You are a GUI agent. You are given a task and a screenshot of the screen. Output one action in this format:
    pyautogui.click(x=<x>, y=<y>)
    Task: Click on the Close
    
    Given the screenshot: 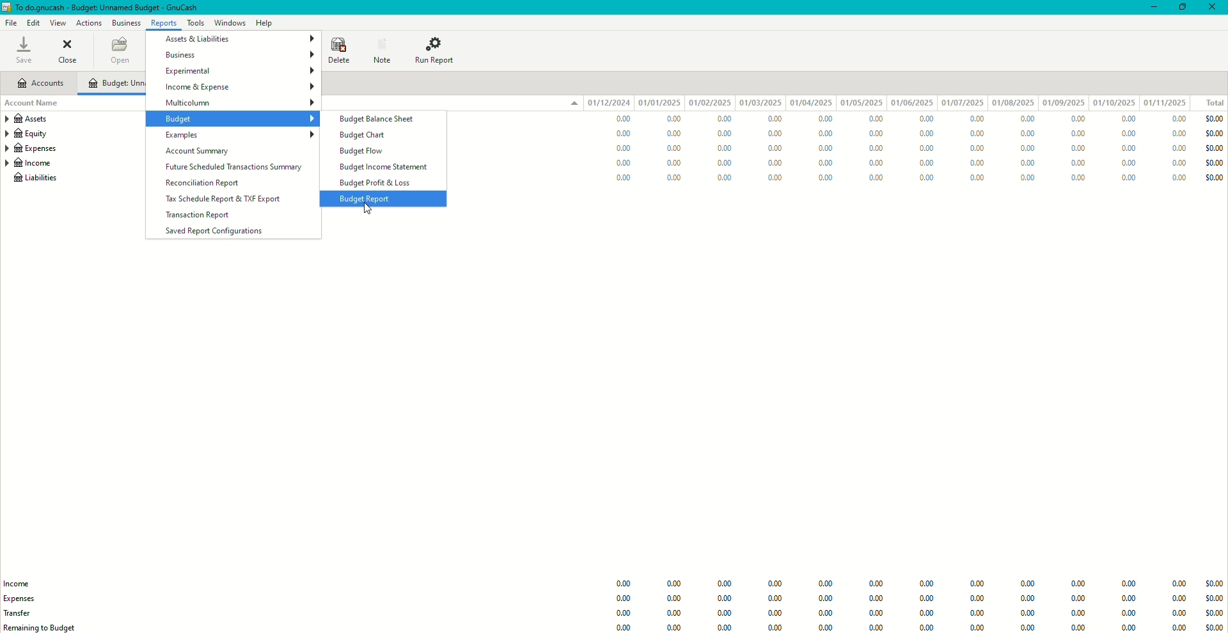 What is the action you would take?
    pyautogui.click(x=1214, y=8)
    